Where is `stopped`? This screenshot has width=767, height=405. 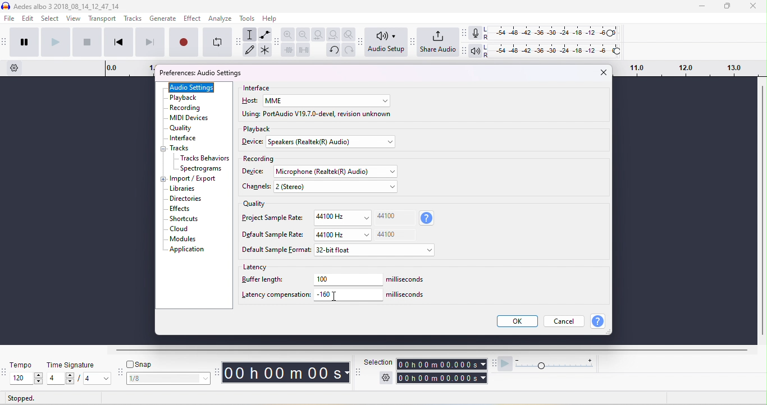 stopped is located at coordinates (22, 399).